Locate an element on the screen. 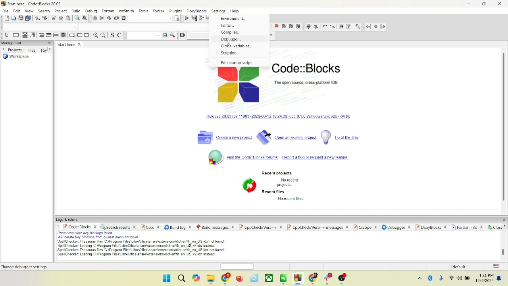 Image resolution: width=508 pixels, height=286 pixels. last jump is located at coordinates (376, 27).